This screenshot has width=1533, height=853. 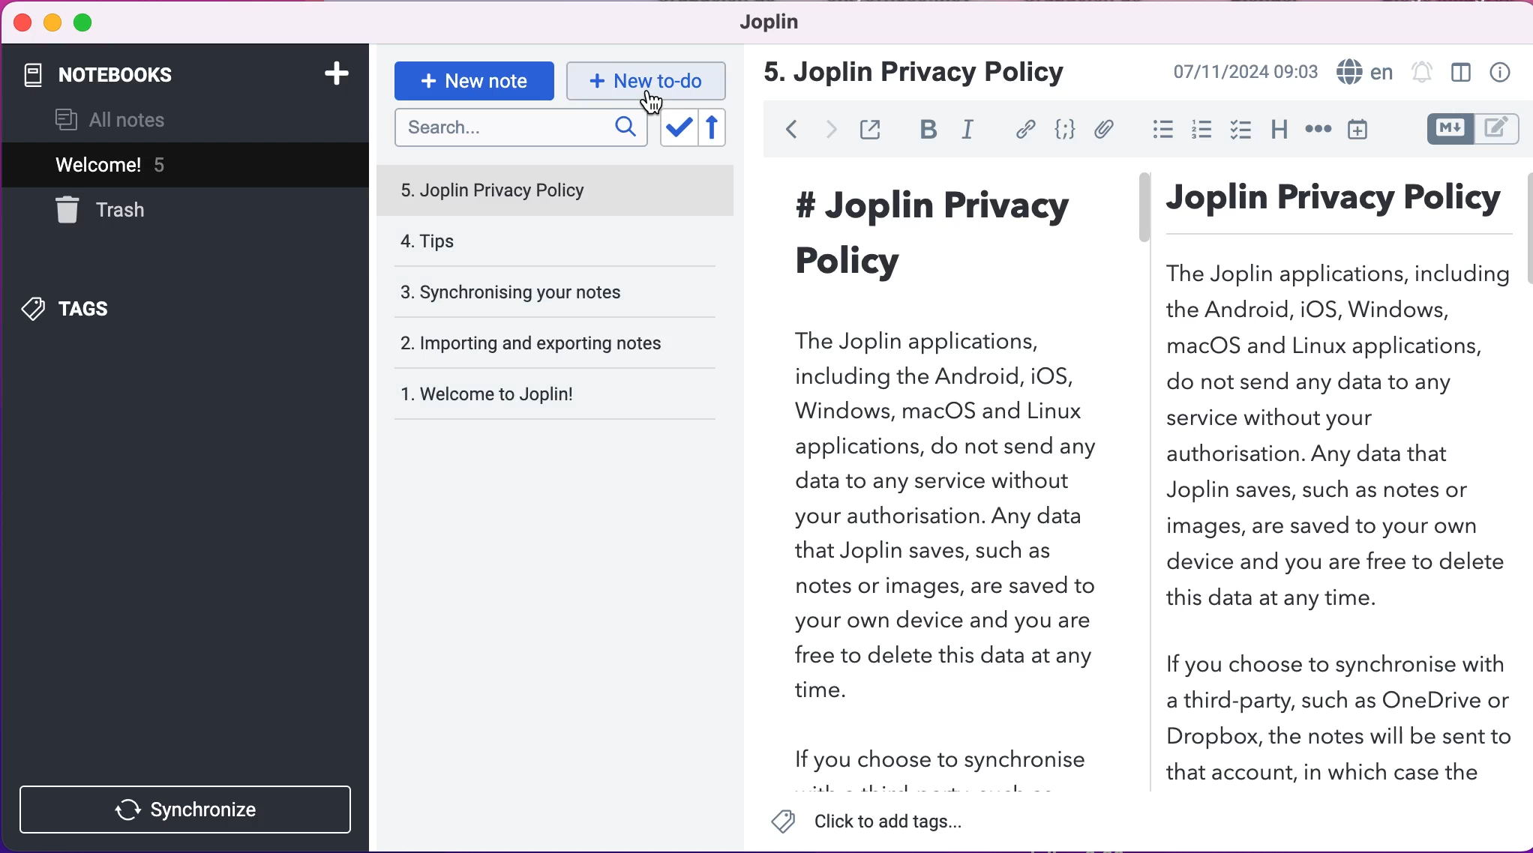 I want to click on language, so click(x=1363, y=70).